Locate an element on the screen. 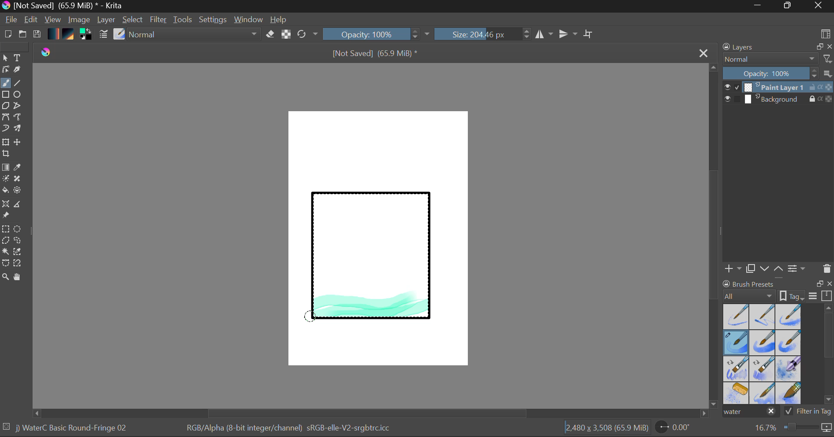 The height and width of the screenshot is (437, 834). Layer Opacity is located at coordinates (779, 74).